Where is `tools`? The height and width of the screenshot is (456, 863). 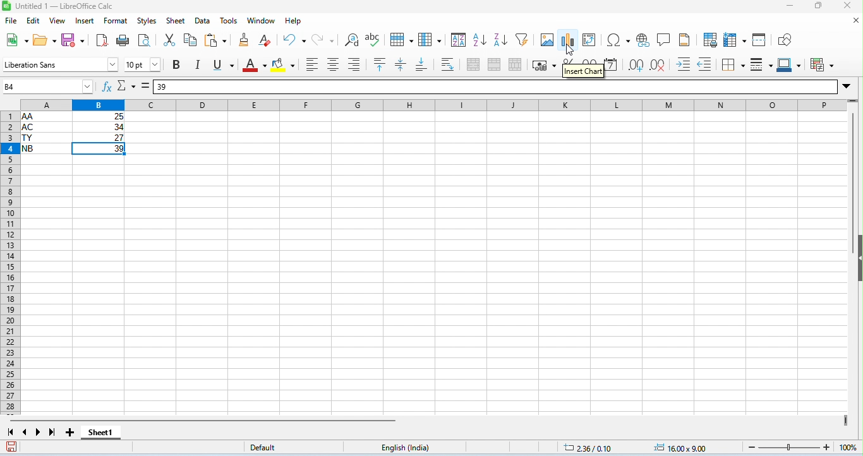
tools is located at coordinates (230, 20).